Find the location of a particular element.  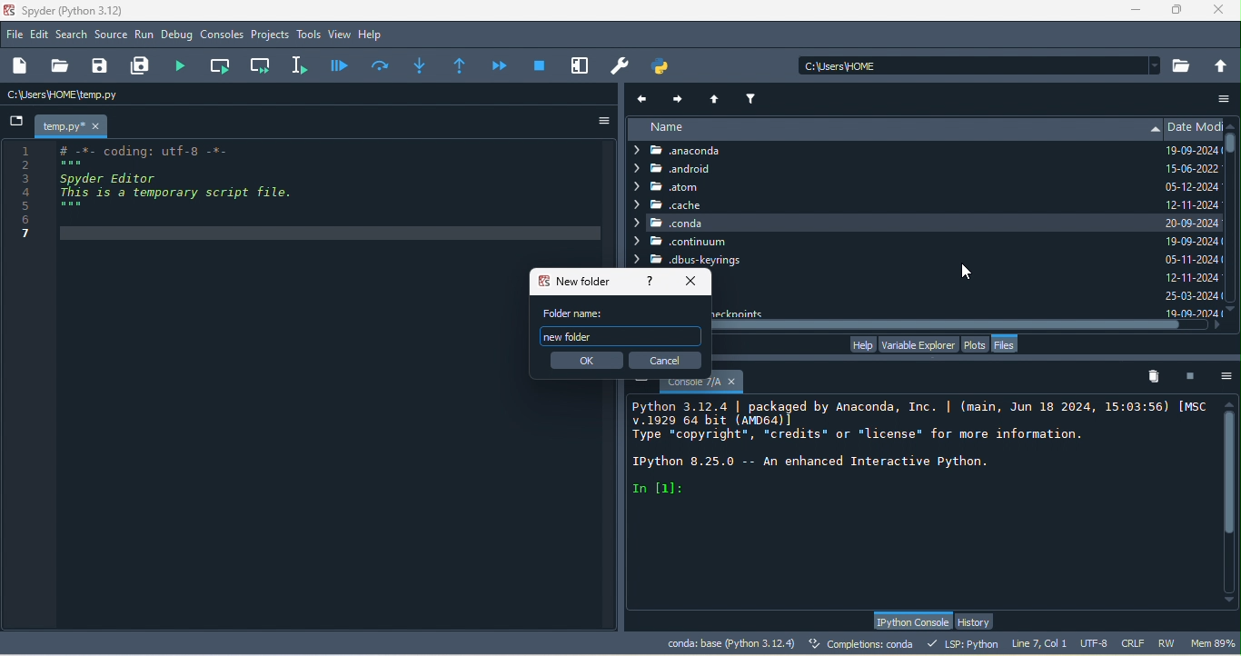

coding is located at coordinates (165, 193).